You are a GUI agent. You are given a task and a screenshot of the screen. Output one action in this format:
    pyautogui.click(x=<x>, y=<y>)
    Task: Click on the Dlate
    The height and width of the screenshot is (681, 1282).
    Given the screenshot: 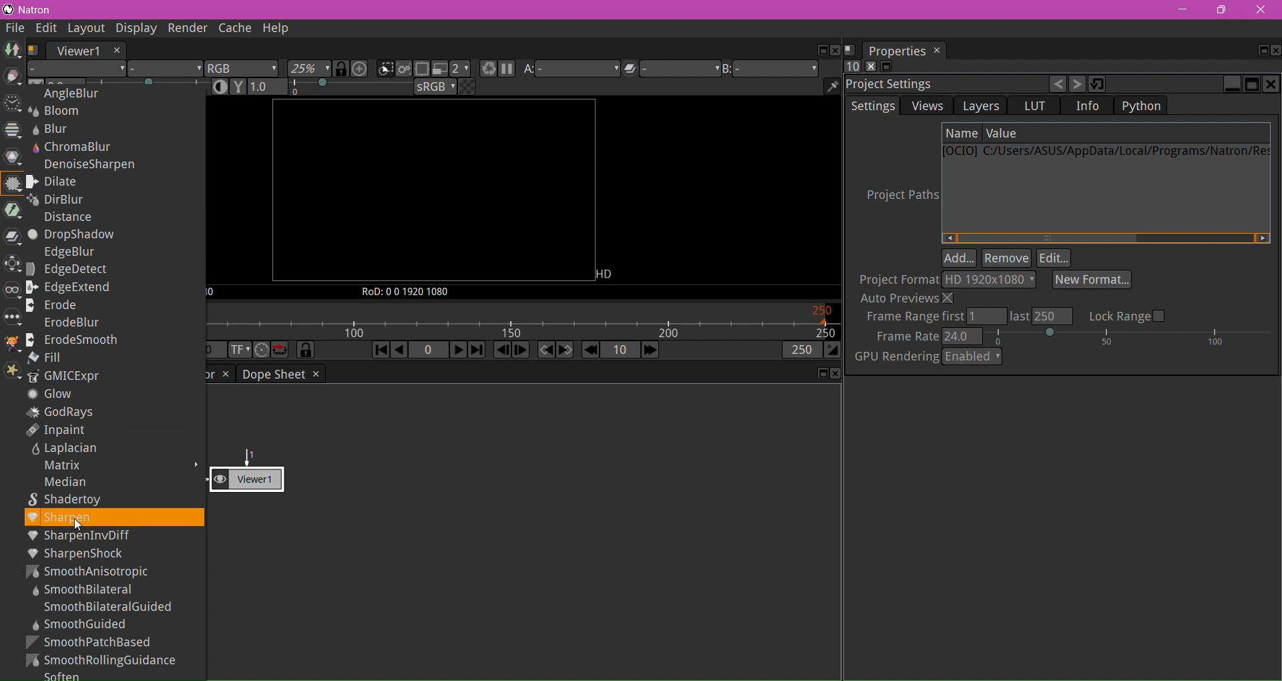 What is the action you would take?
    pyautogui.click(x=65, y=182)
    